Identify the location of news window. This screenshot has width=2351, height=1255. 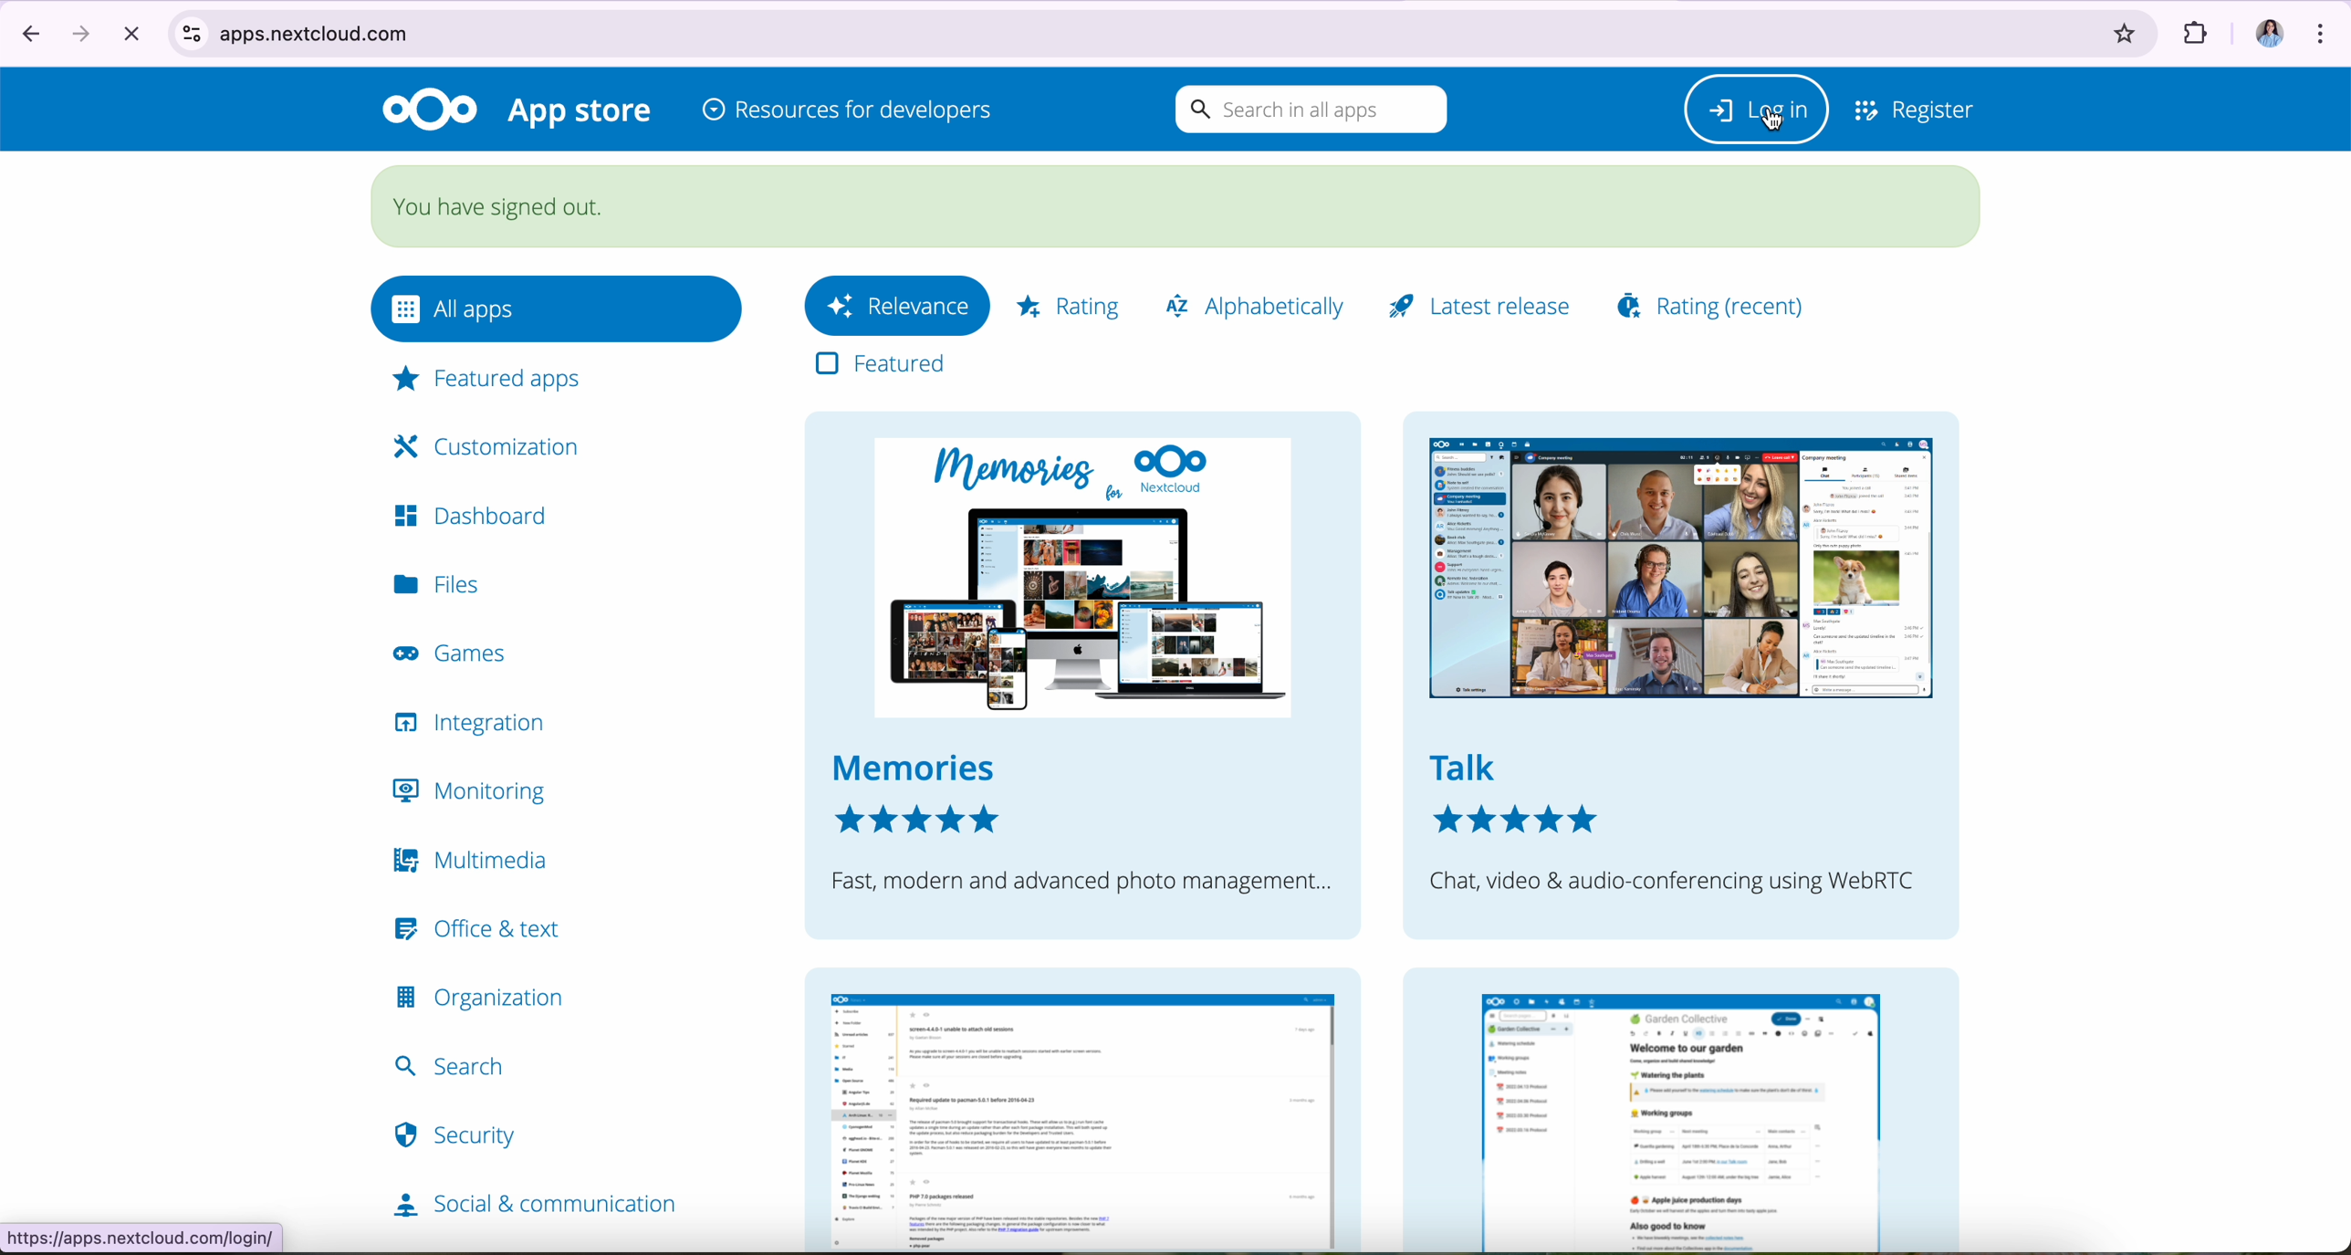
(1080, 1113).